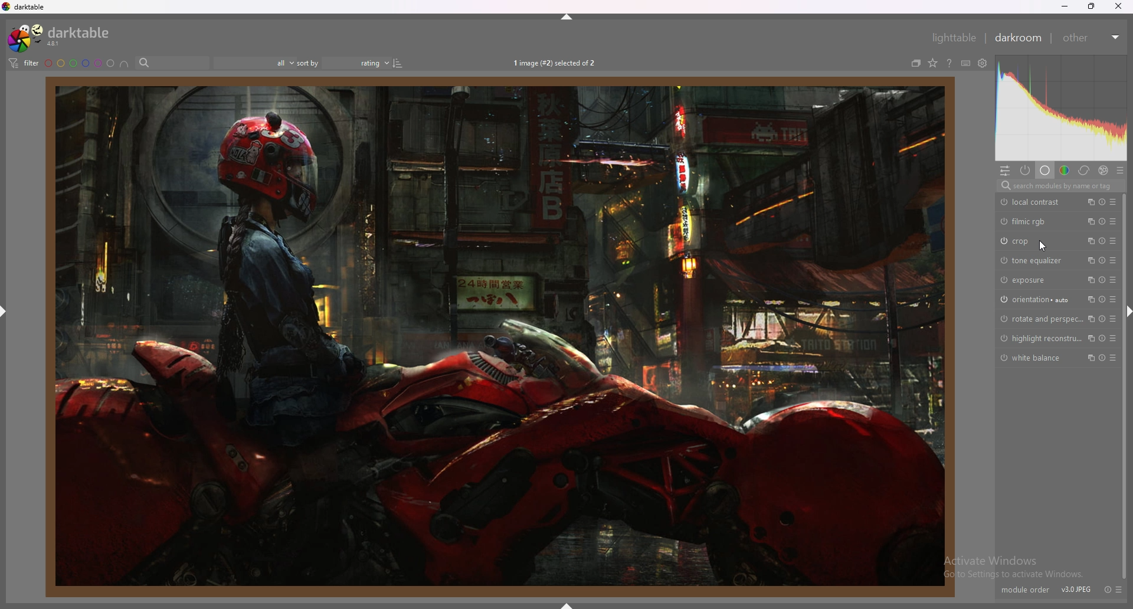 Image resolution: width=1133 pixels, height=609 pixels. Describe the element at coordinates (1034, 202) in the screenshot. I see `local contrast` at that location.